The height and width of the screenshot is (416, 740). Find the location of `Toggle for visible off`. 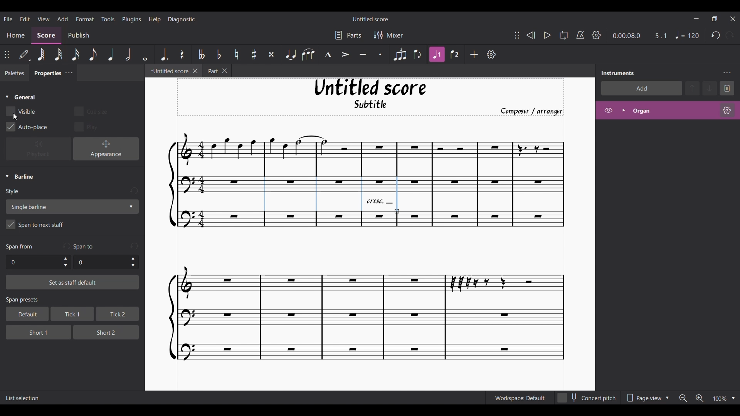

Toggle for visible off is located at coordinates (20, 111).